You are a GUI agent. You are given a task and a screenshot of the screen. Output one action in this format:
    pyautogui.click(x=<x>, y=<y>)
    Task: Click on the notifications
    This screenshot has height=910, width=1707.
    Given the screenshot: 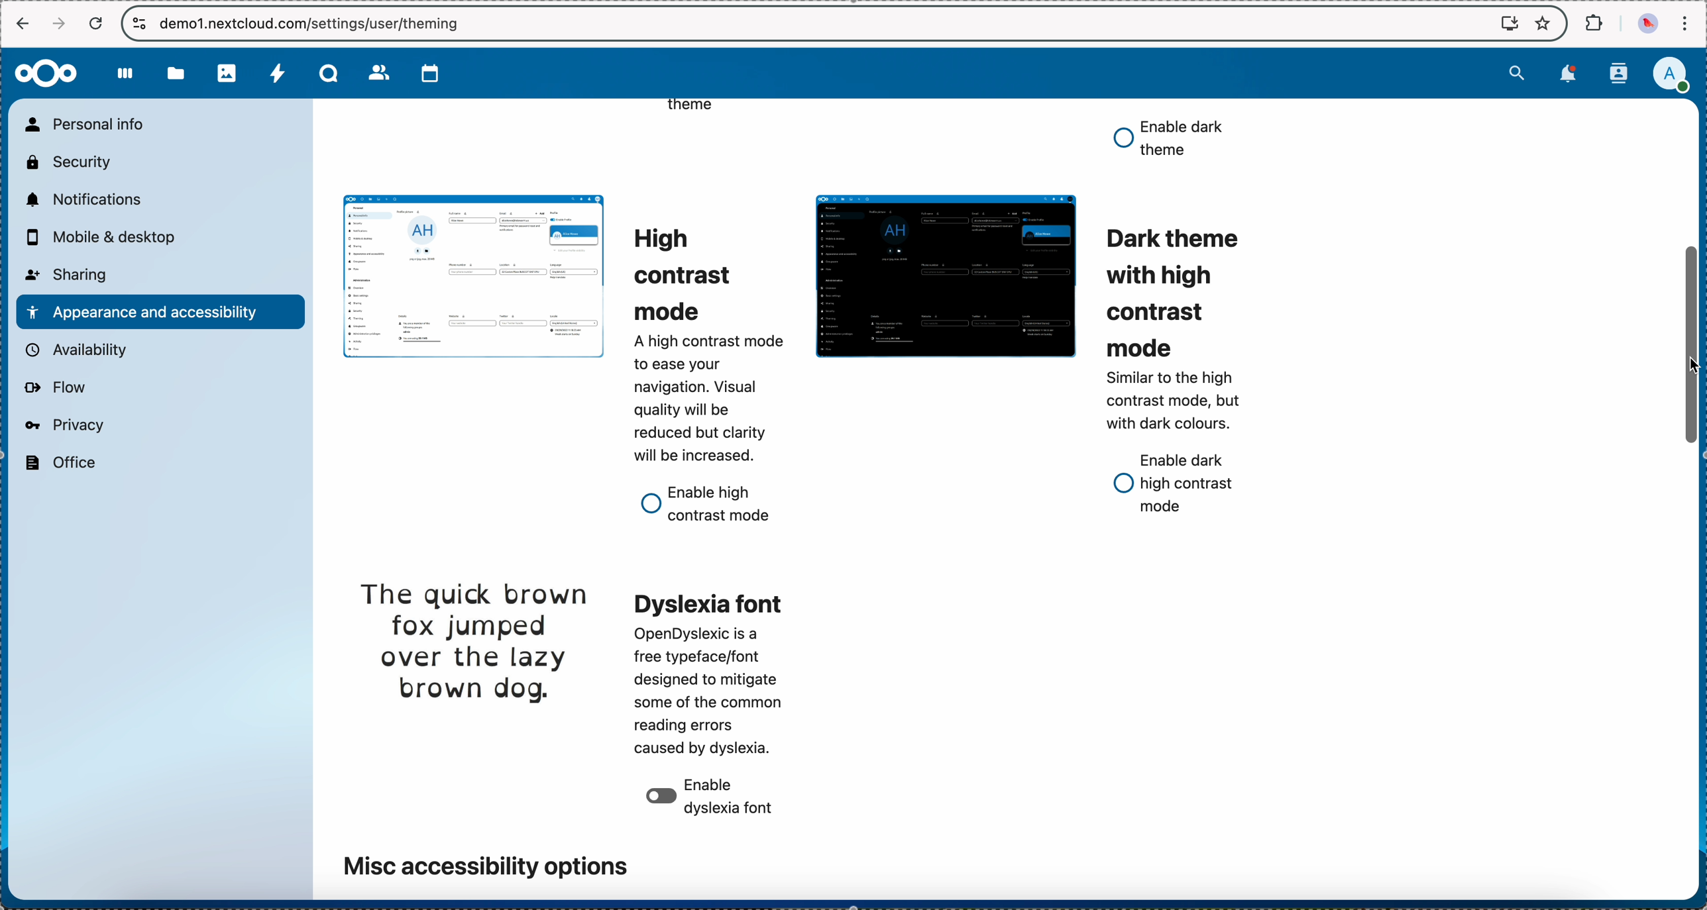 What is the action you would take?
    pyautogui.click(x=1566, y=76)
    